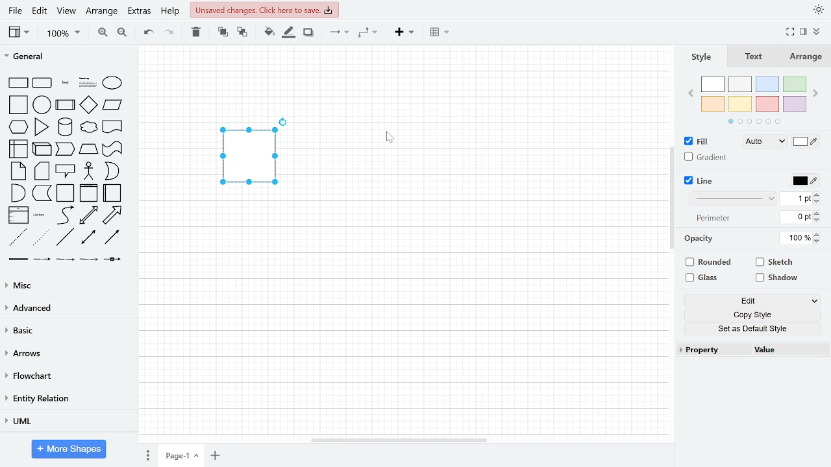  What do you see at coordinates (89, 215) in the screenshot?
I see `bidirectional arrow` at bounding box center [89, 215].